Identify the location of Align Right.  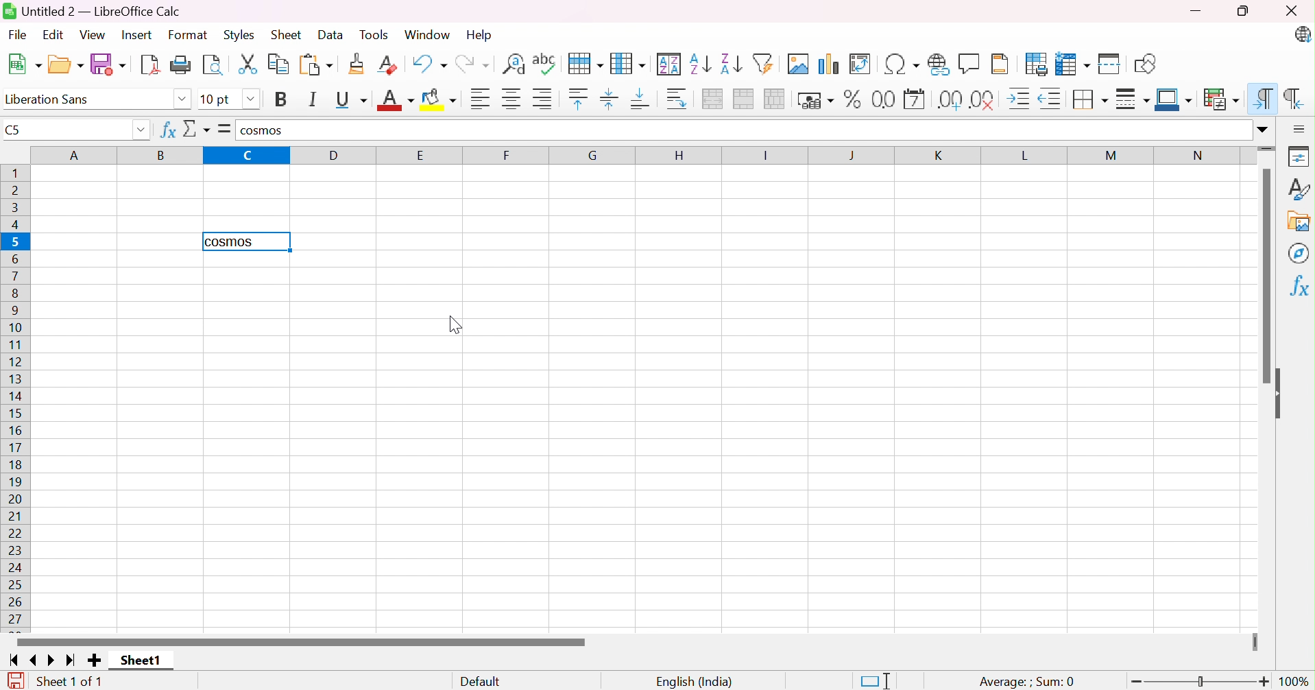
(544, 98).